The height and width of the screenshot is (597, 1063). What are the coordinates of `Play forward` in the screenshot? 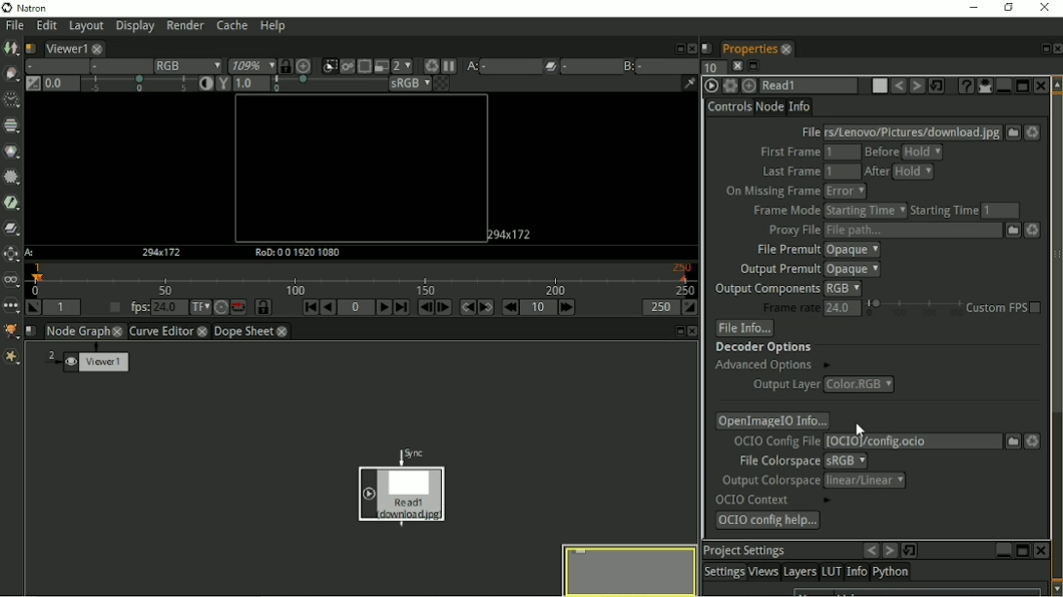 It's located at (381, 307).